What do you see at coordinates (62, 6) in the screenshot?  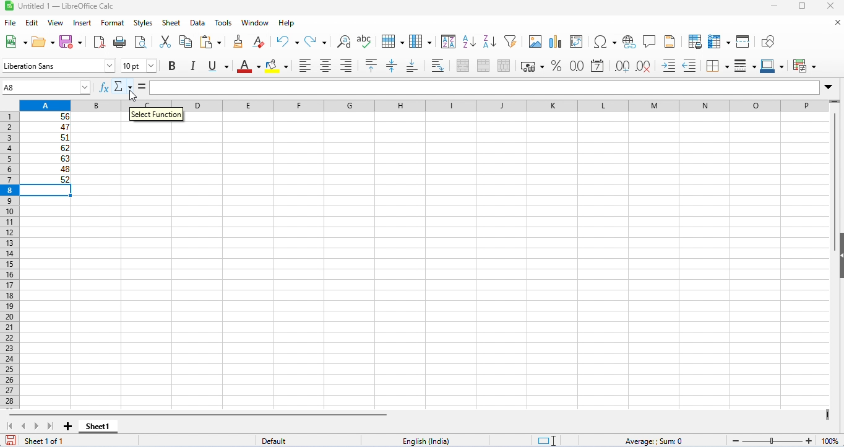 I see `title` at bounding box center [62, 6].